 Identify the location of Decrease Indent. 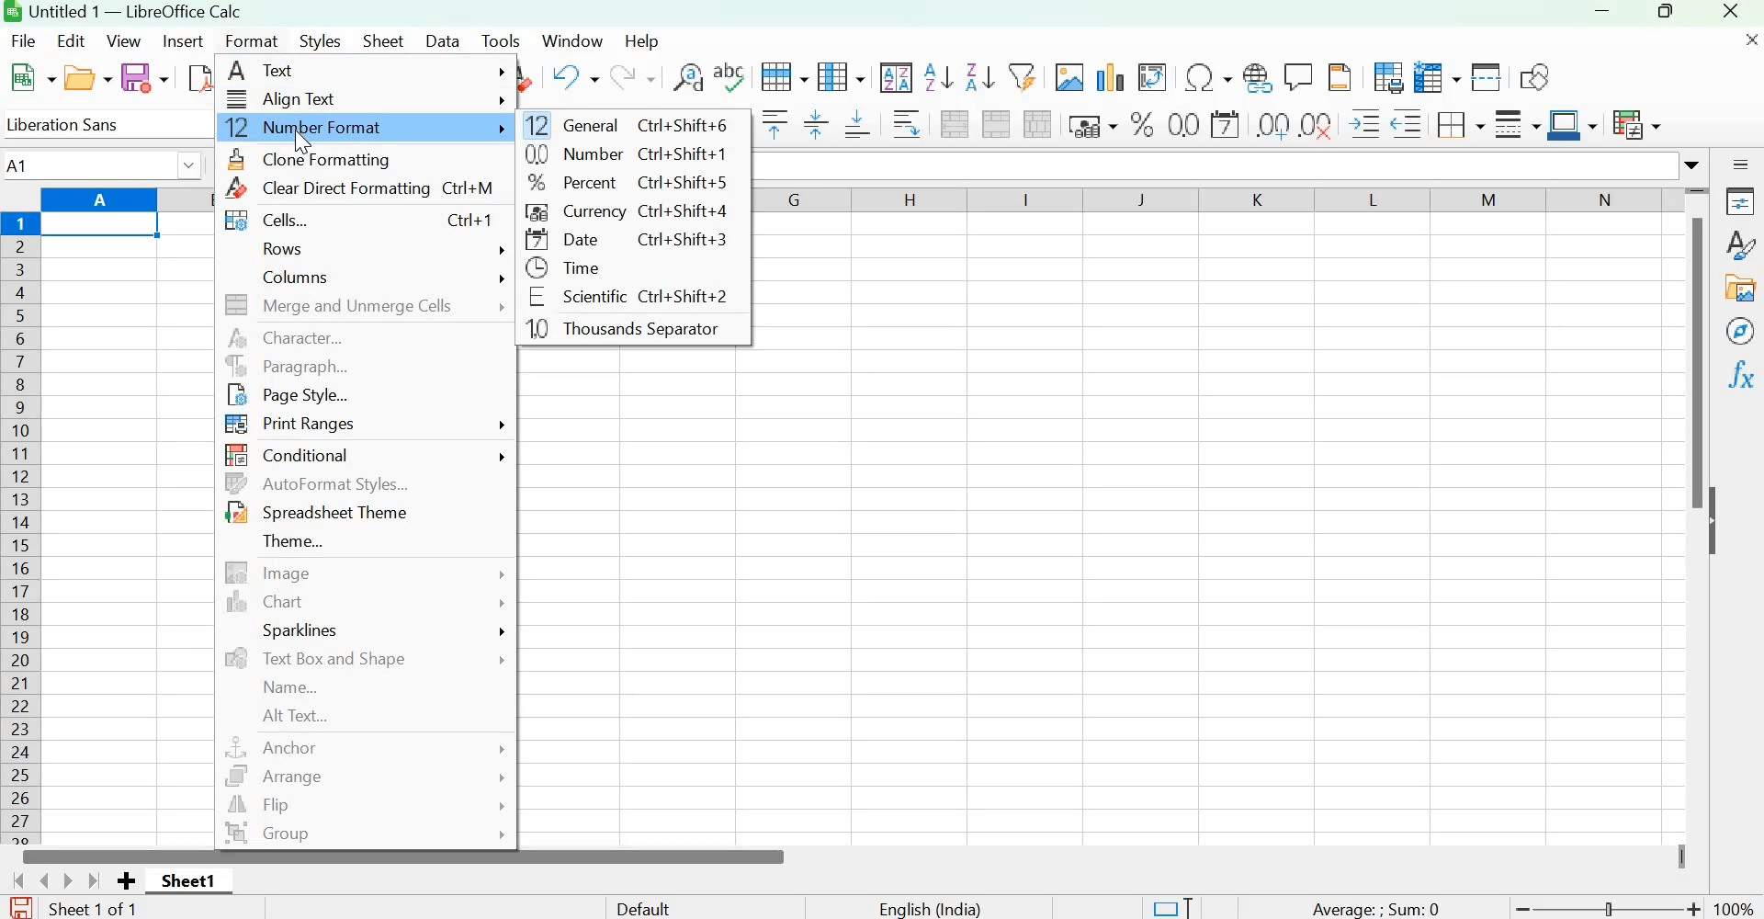
(1407, 122).